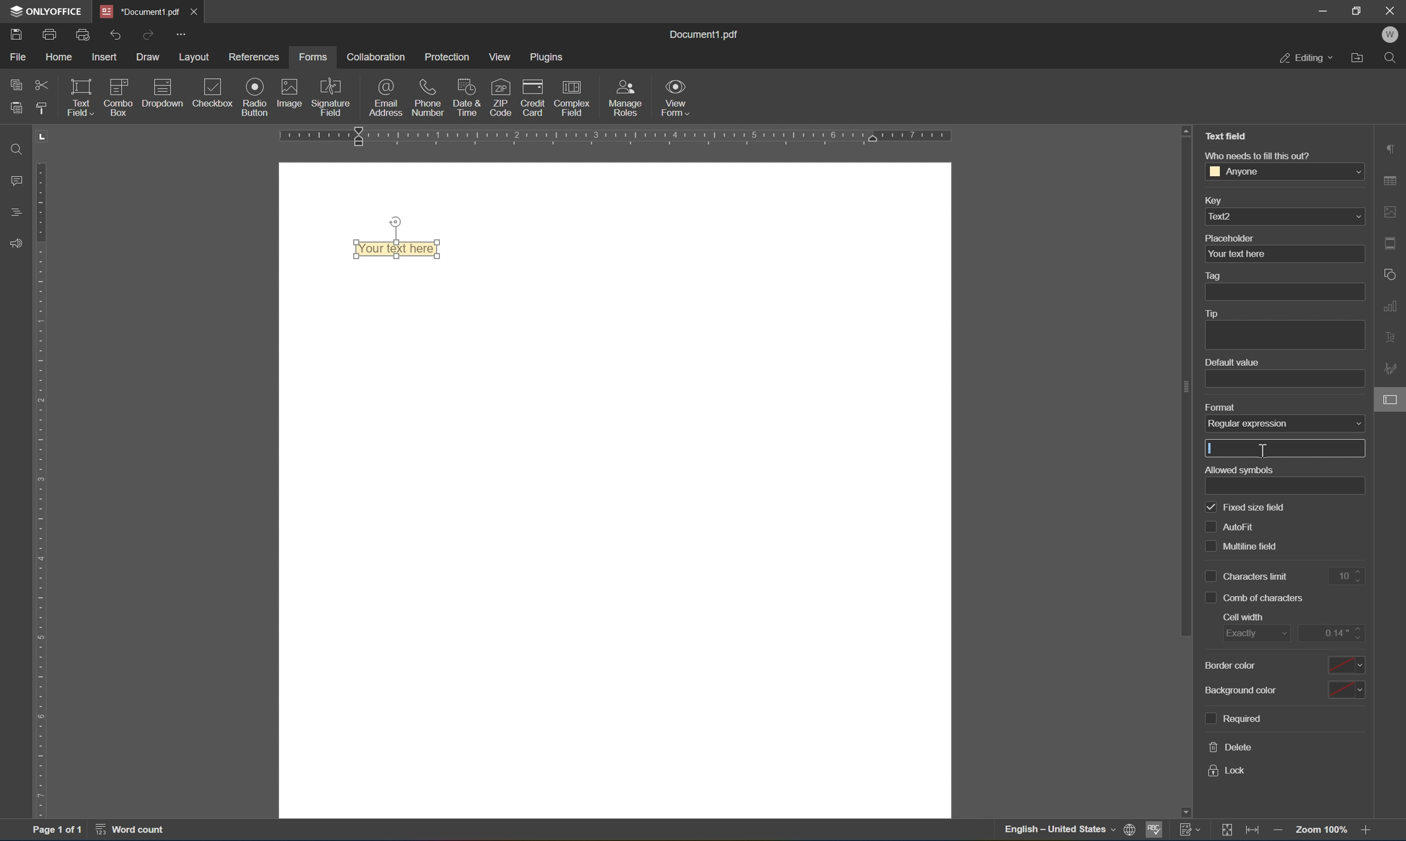 The image size is (1406, 841). Describe the element at coordinates (1235, 363) in the screenshot. I see `default value` at that location.